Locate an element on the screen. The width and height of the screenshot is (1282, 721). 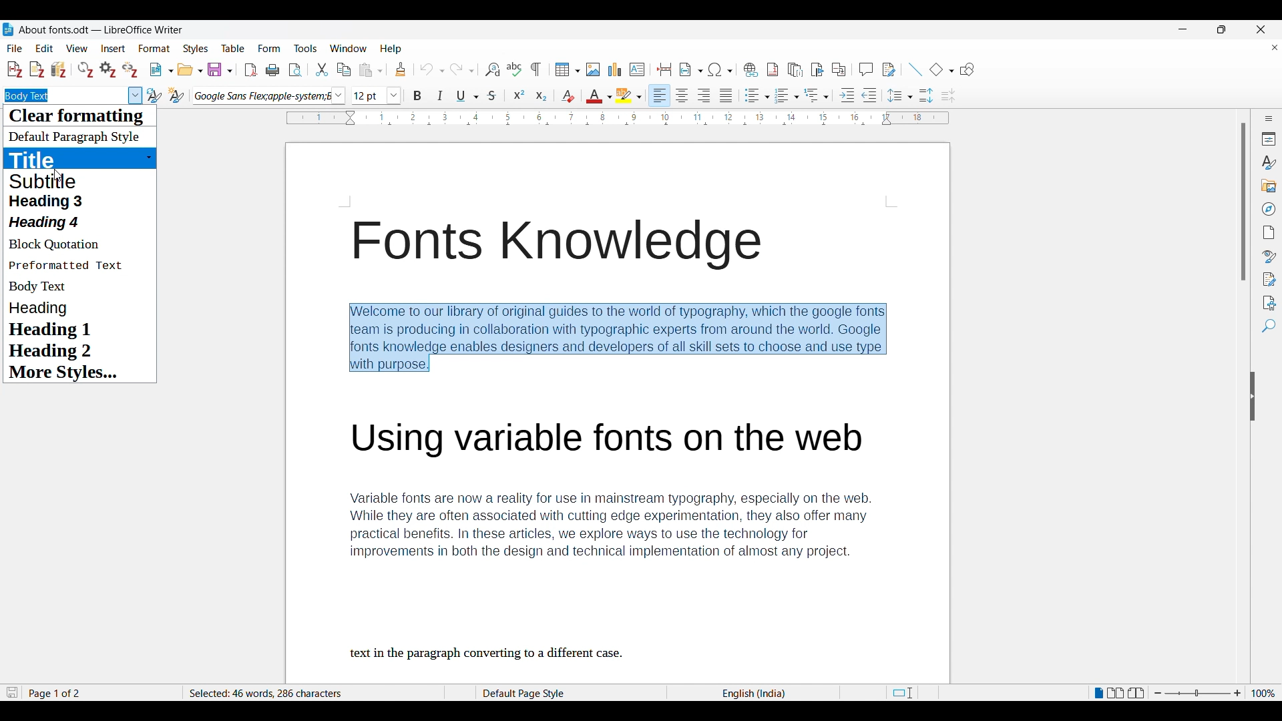
Refresh is located at coordinates (85, 69).